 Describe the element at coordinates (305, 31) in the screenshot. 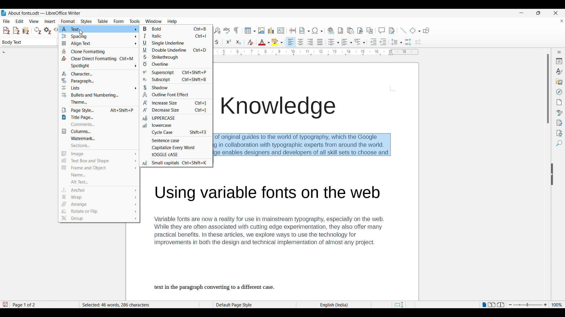

I see `Insert field` at that location.